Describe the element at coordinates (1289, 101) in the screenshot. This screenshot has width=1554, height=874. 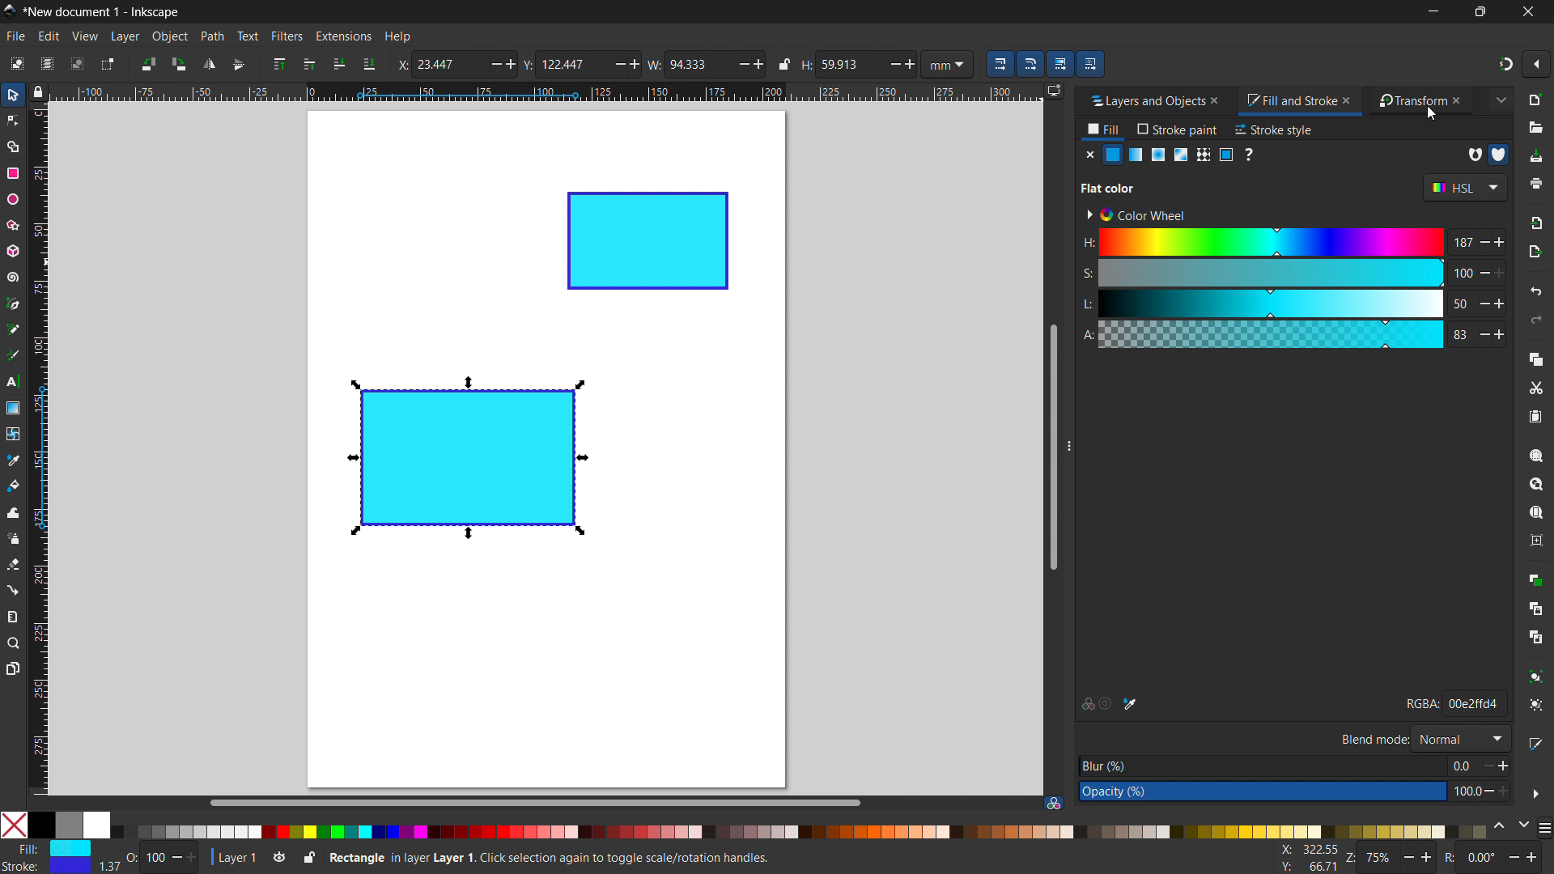
I see `fill and stroke` at that location.